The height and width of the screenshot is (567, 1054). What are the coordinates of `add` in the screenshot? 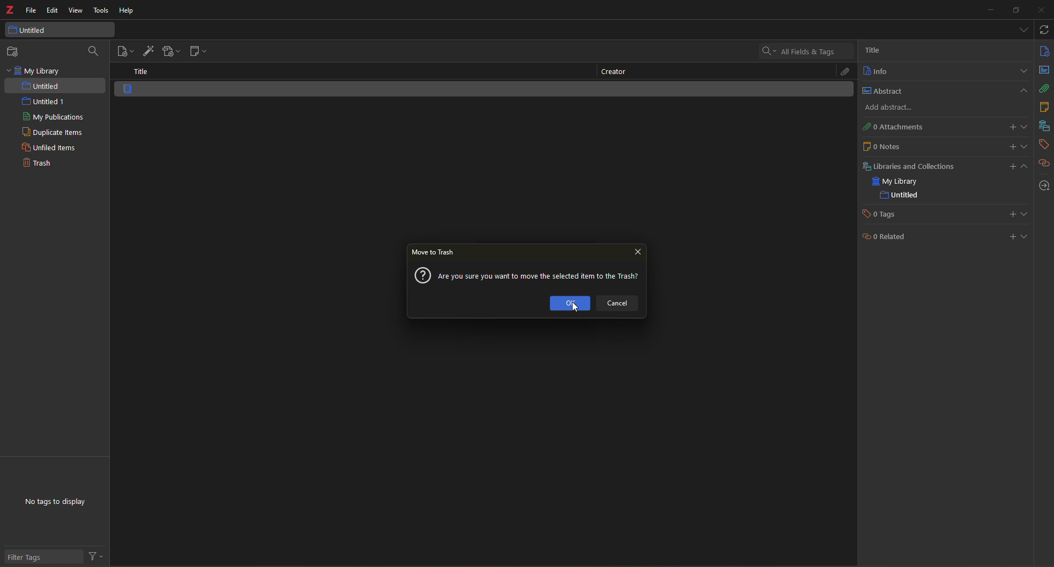 It's located at (1017, 166).